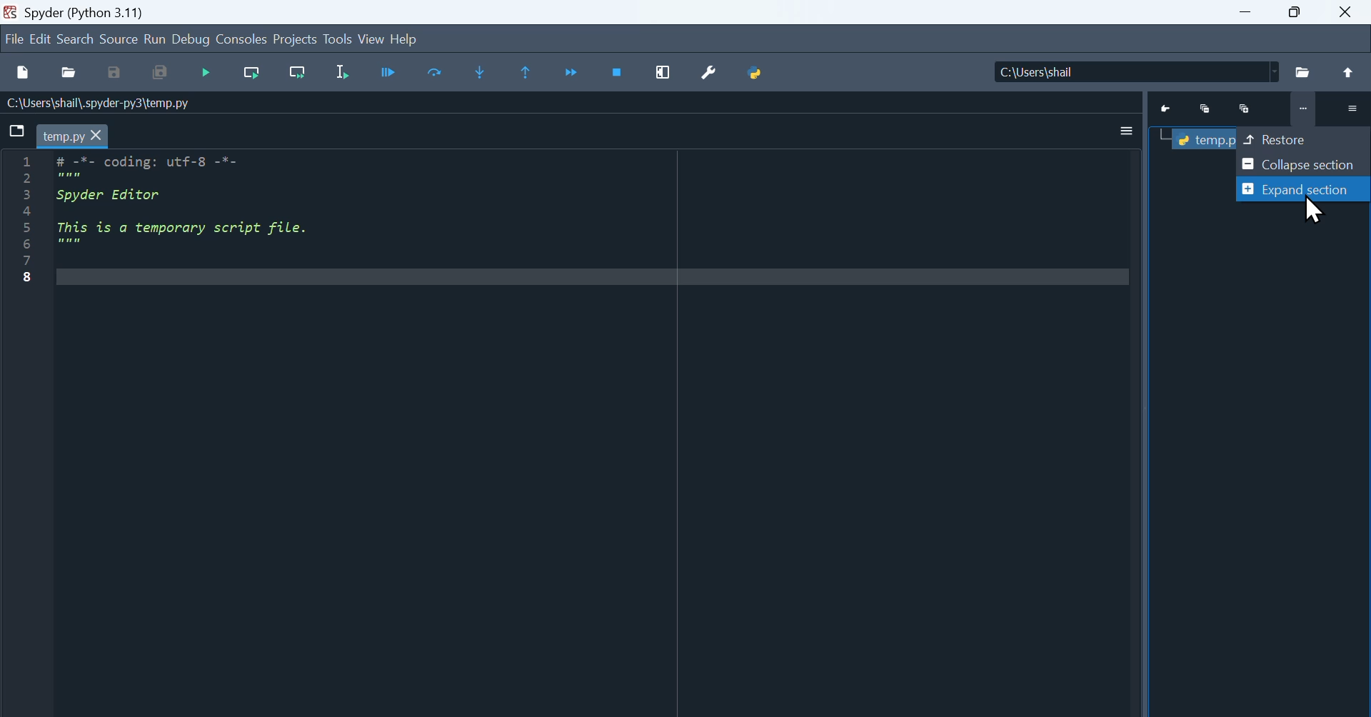 The height and width of the screenshot is (717, 1371). What do you see at coordinates (619, 73) in the screenshot?
I see `Stop debugging` at bounding box center [619, 73].